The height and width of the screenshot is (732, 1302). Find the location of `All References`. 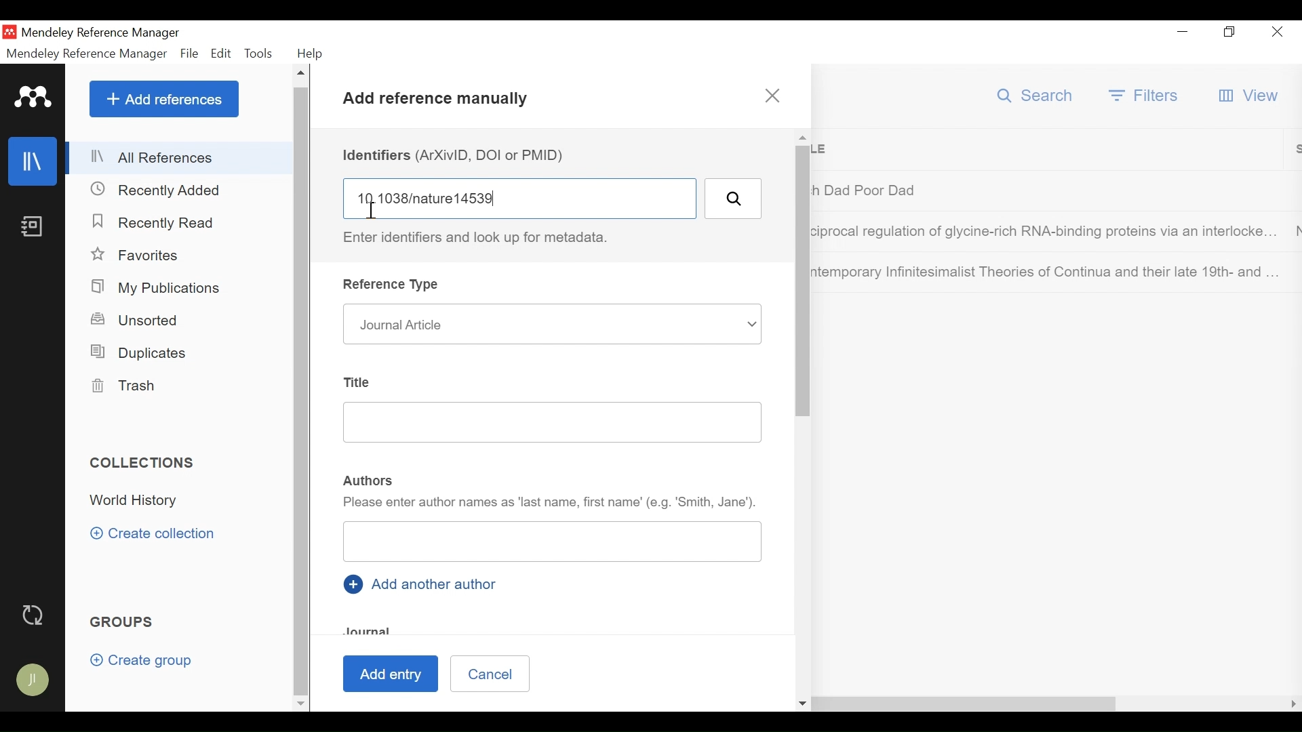

All References is located at coordinates (180, 159).